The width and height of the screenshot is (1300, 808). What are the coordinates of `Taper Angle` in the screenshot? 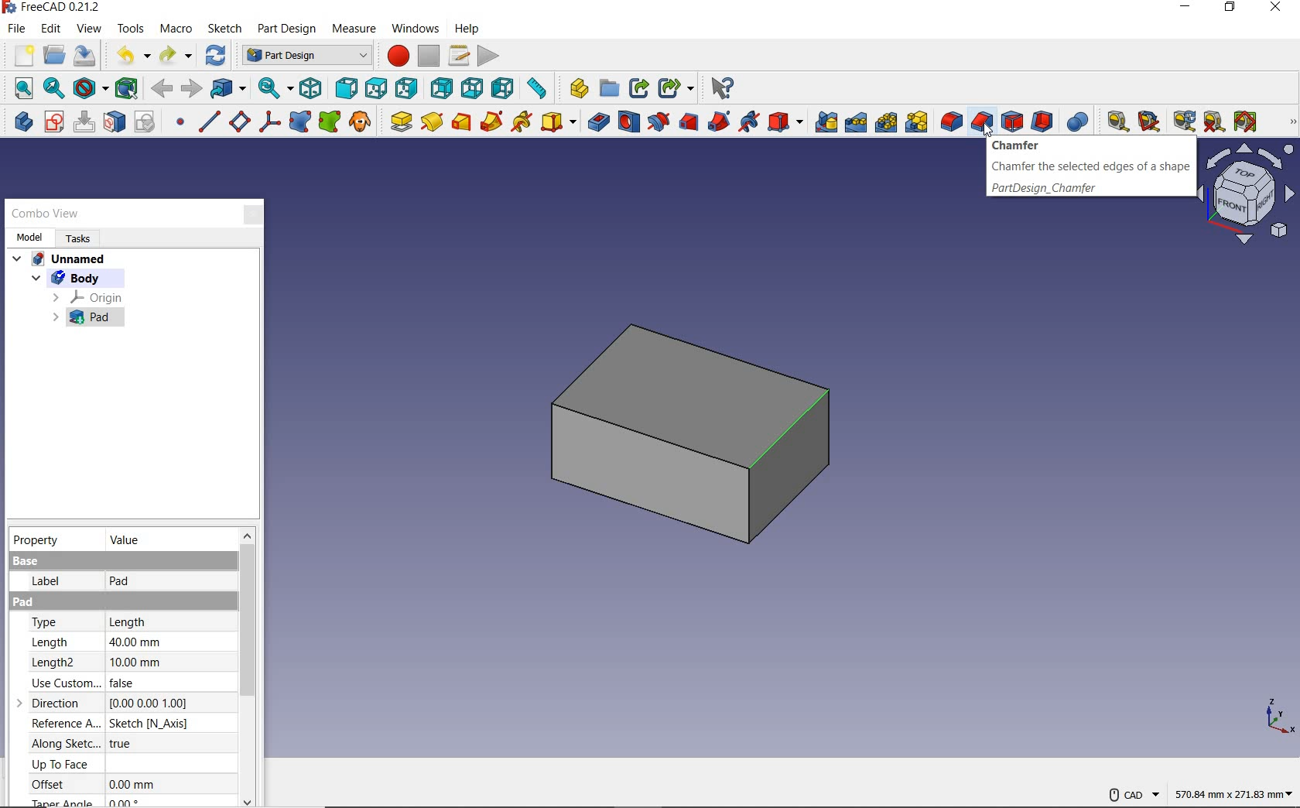 It's located at (62, 801).